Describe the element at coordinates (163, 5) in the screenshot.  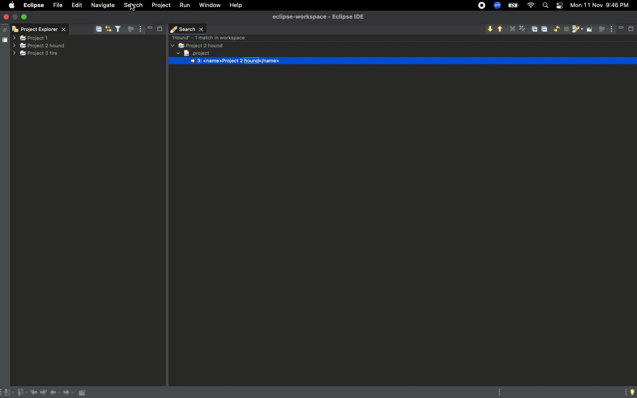
I see `Project` at that location.